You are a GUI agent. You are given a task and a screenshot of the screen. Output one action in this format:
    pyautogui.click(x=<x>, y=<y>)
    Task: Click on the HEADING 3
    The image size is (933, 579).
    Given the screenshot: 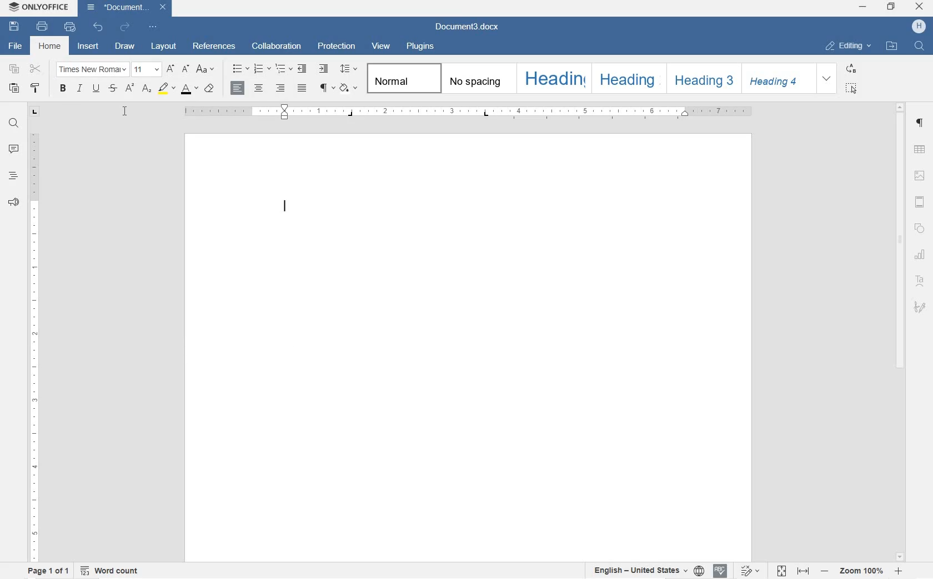 What is the action you would take?
    pyautogui.click(x=701, y=79)
    